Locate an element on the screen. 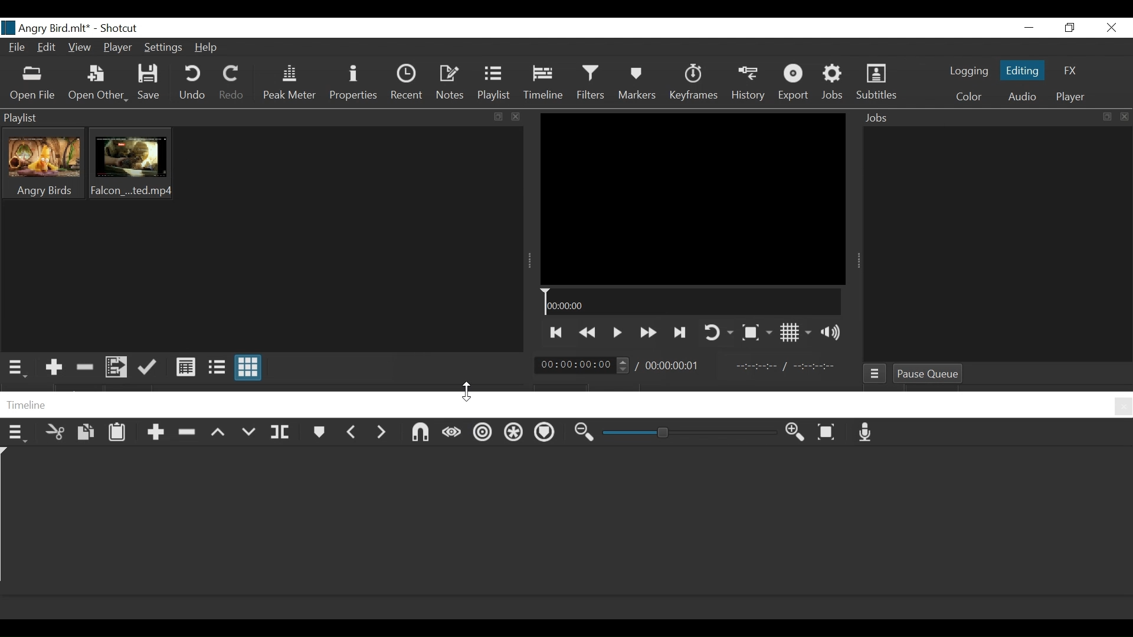 Image resolution: width=1133 pixels, height=637 pixels. Previous marker is located at coordinates (353, 436).